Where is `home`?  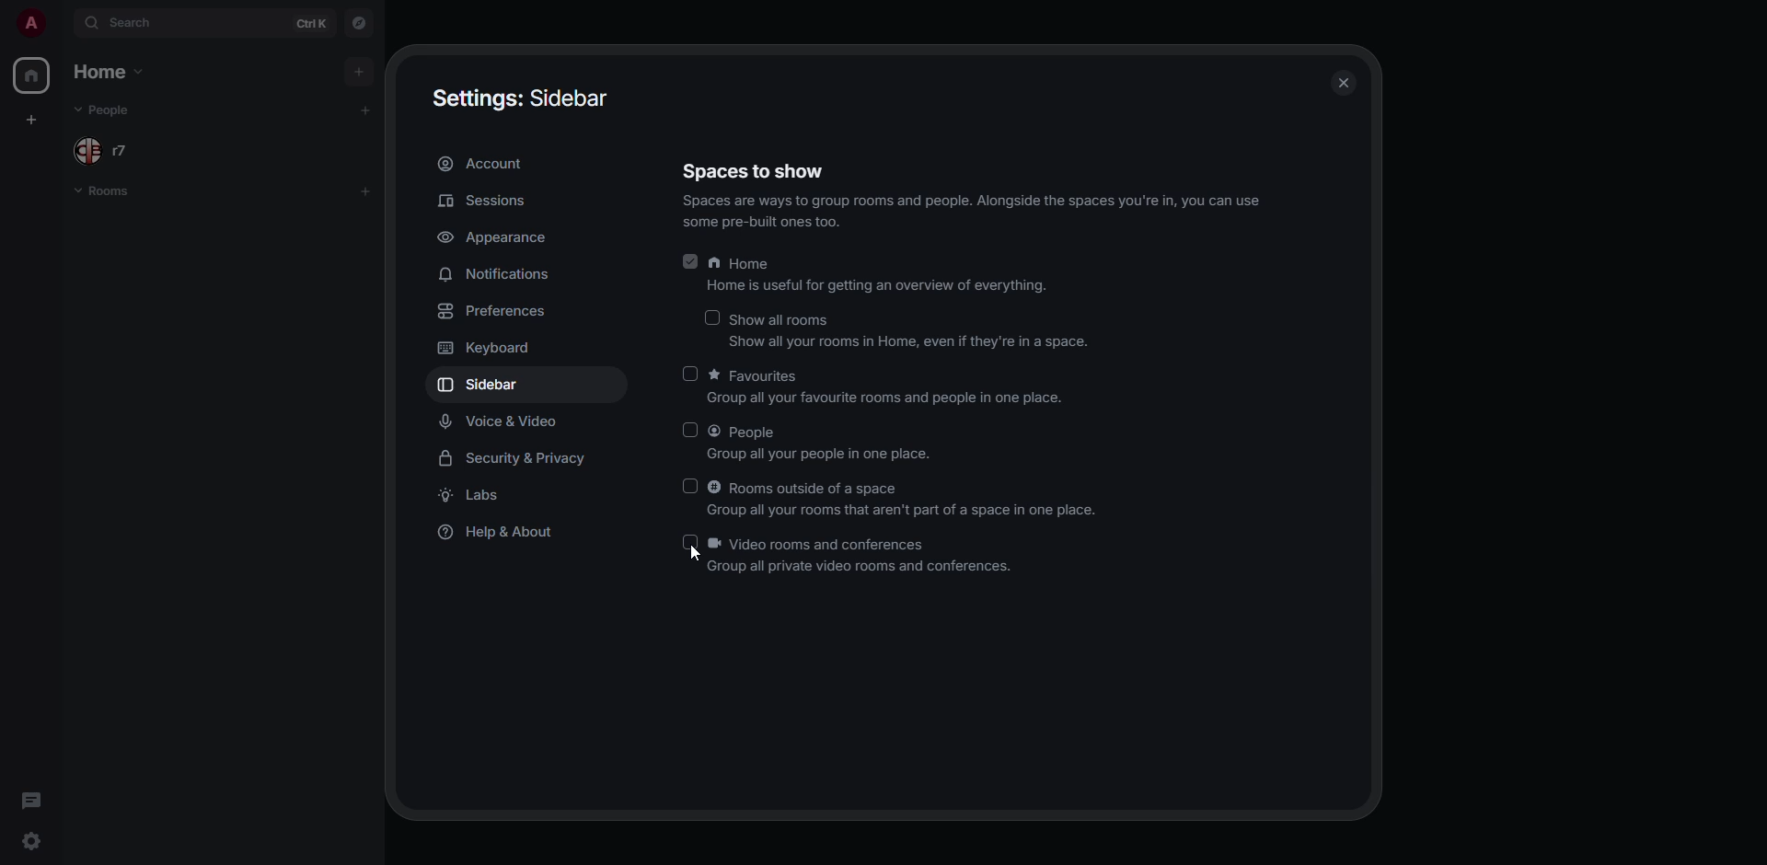
home is located at coordinates (107, 72).